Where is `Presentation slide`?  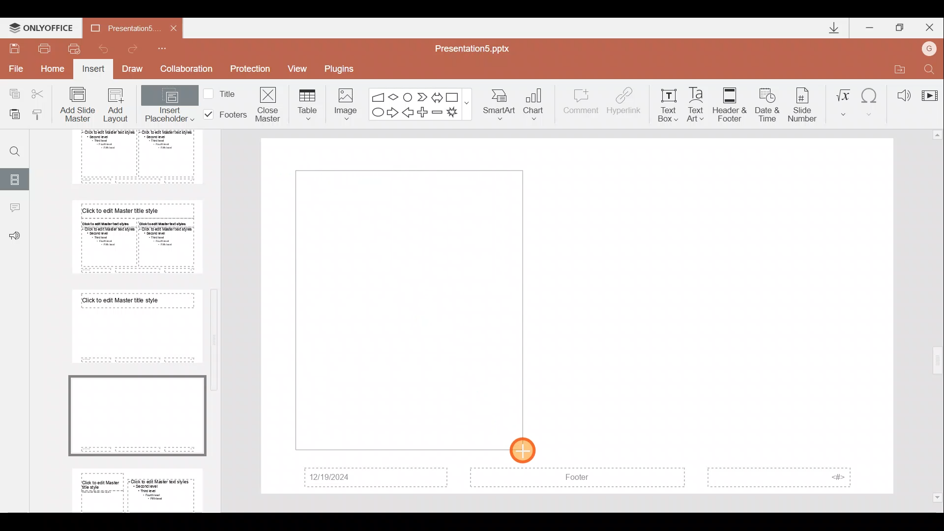 Presentation slide is located at coordinates (736, 317).